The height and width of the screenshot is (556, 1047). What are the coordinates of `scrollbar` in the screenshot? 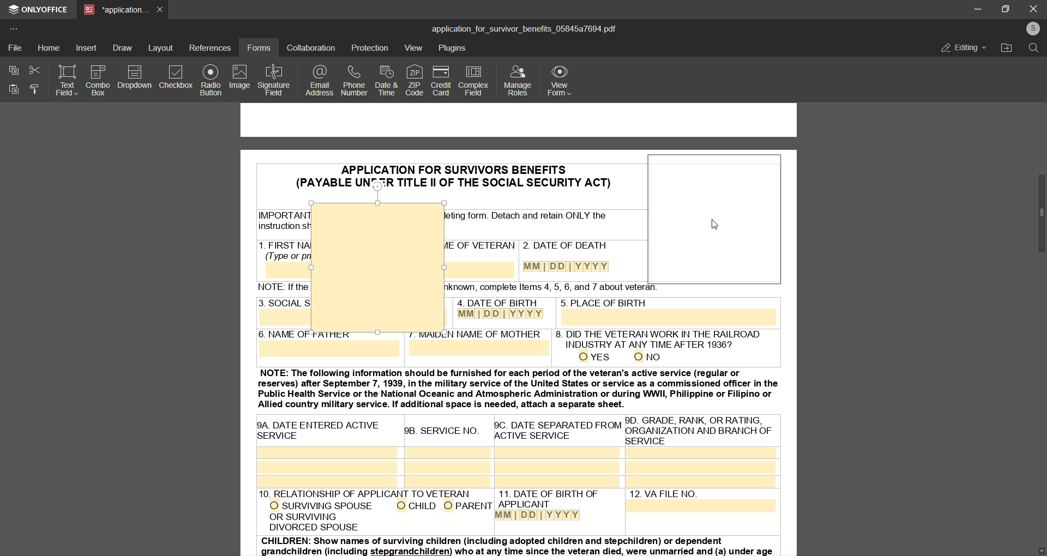 It's located at (1035, 213).